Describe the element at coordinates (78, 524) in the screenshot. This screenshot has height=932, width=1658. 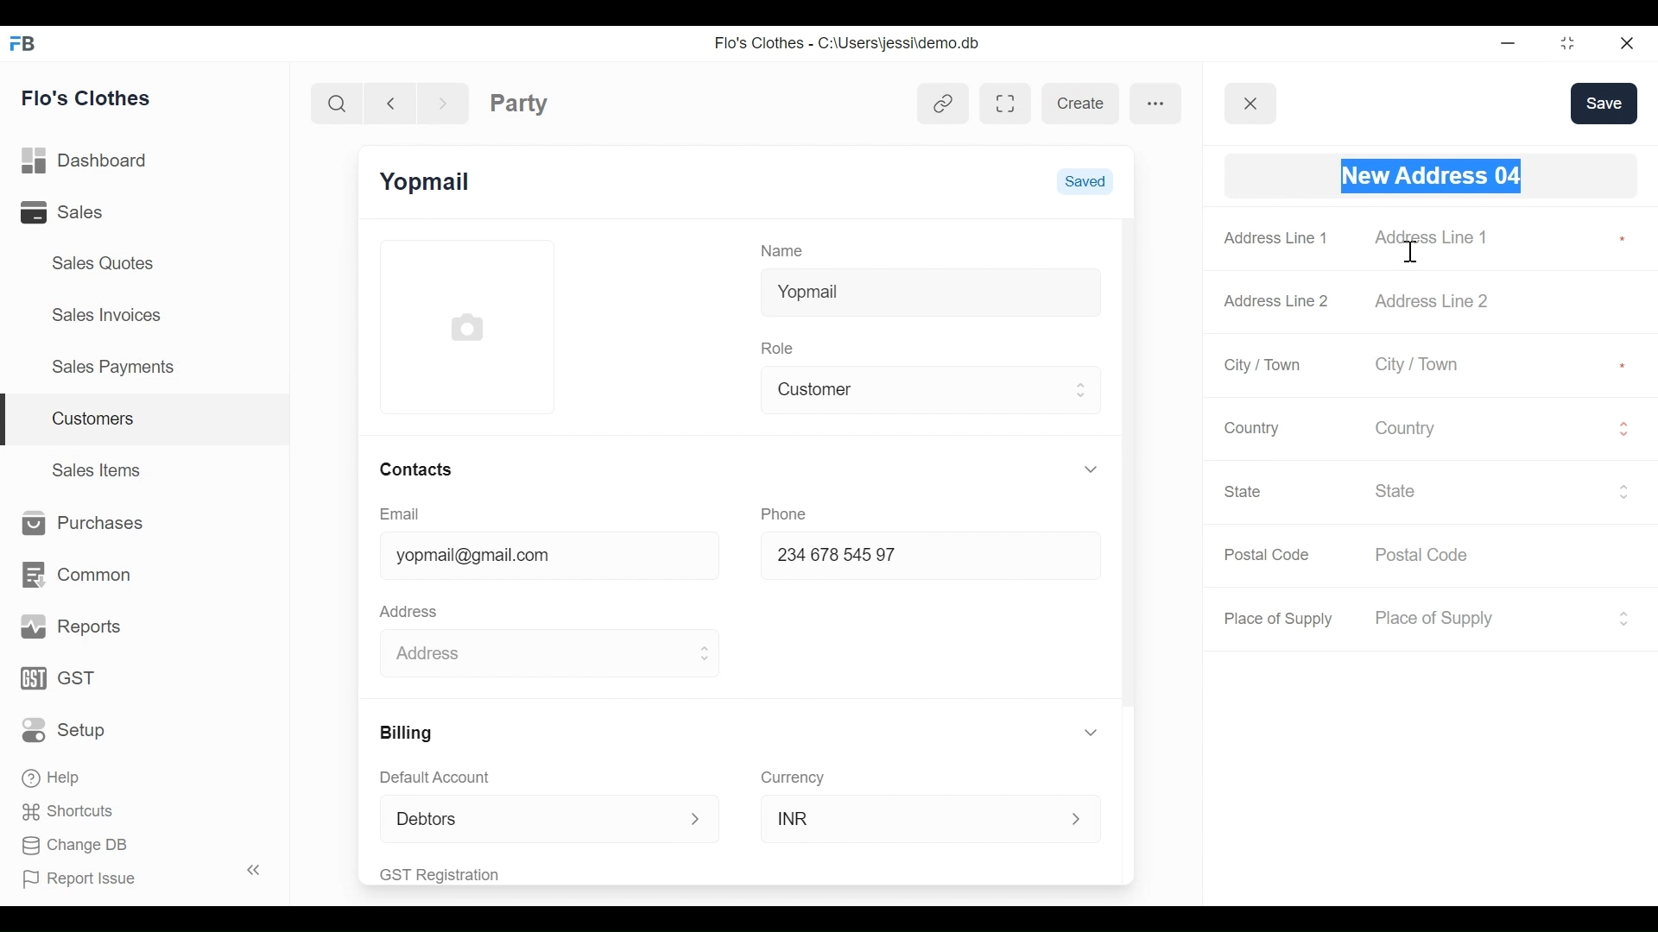
I see `Purchases` at that location.